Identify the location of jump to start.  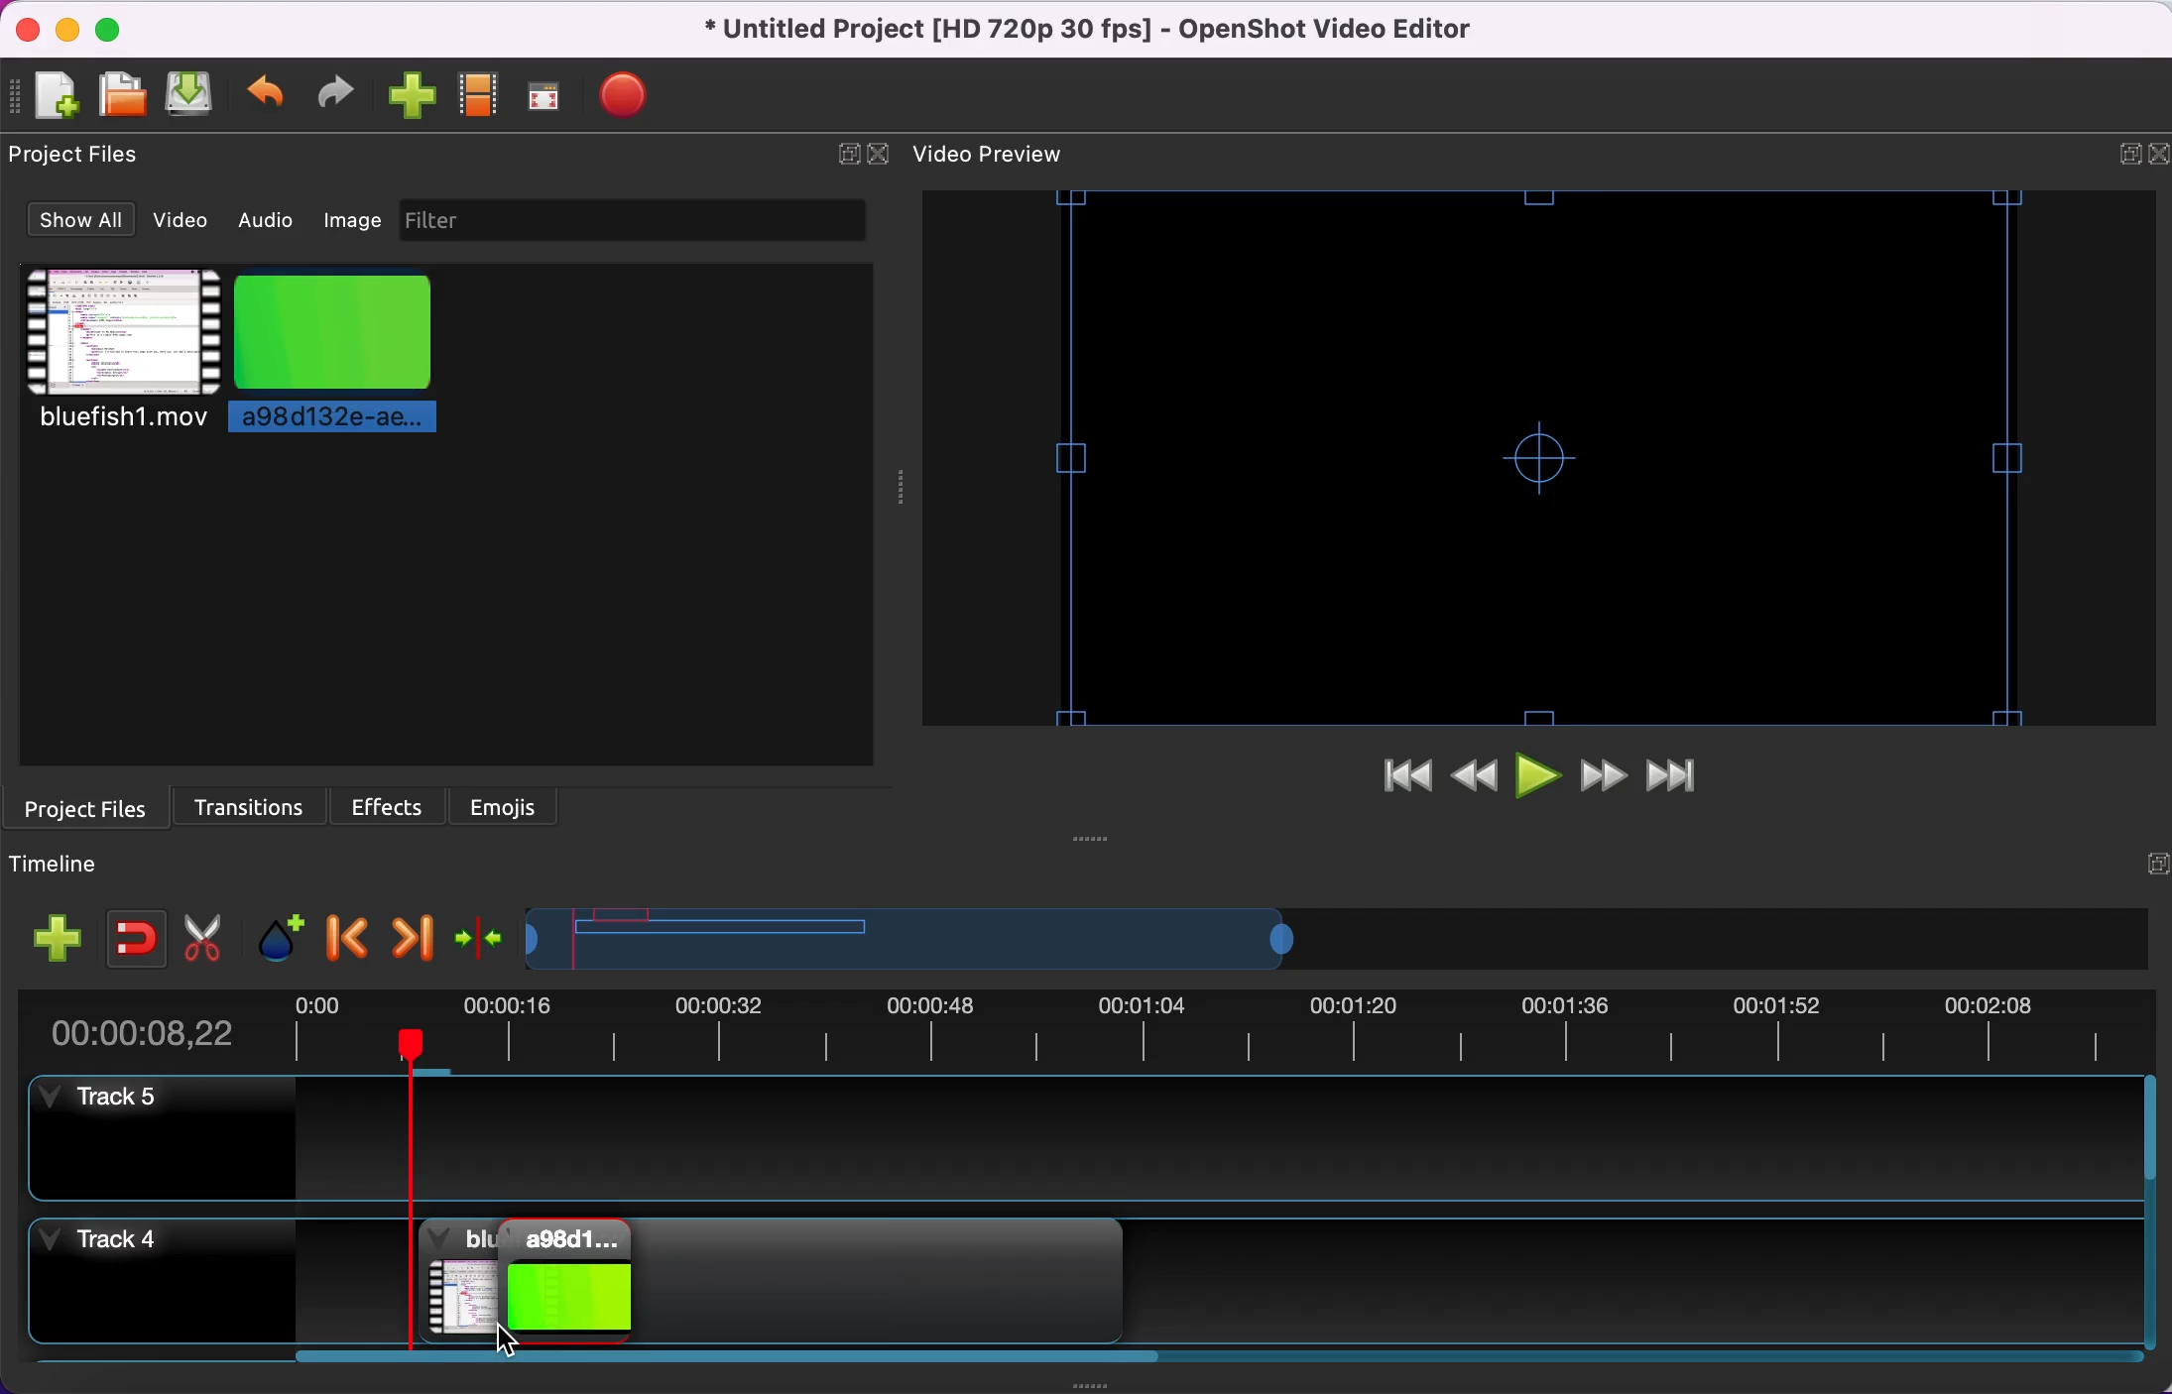
(1406, 778).